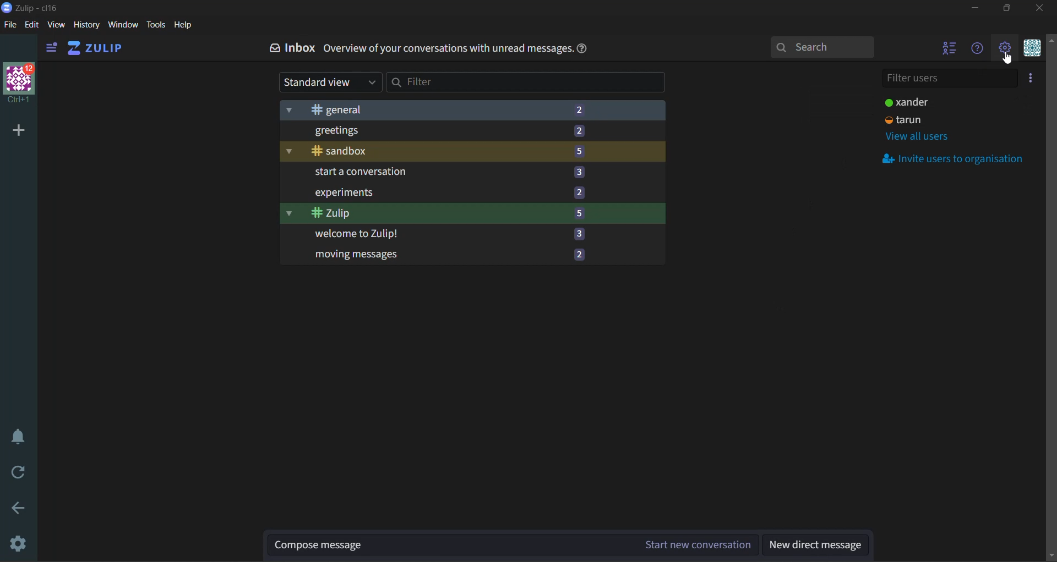 Image resolution: width=1057 pixels, height=562 pixels. I want to click on minimize, so click(974, 8).